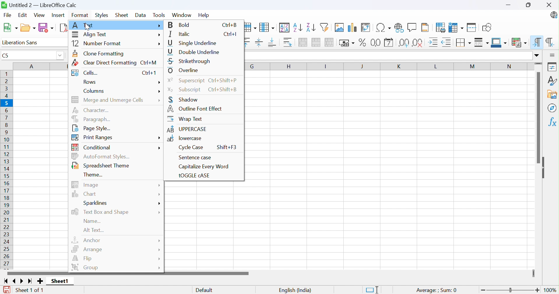 This screenshot has width=559, height=294. Describe the element at coordinates (148, 64) in the screenshot. I see `Ctrl+M` at that location.